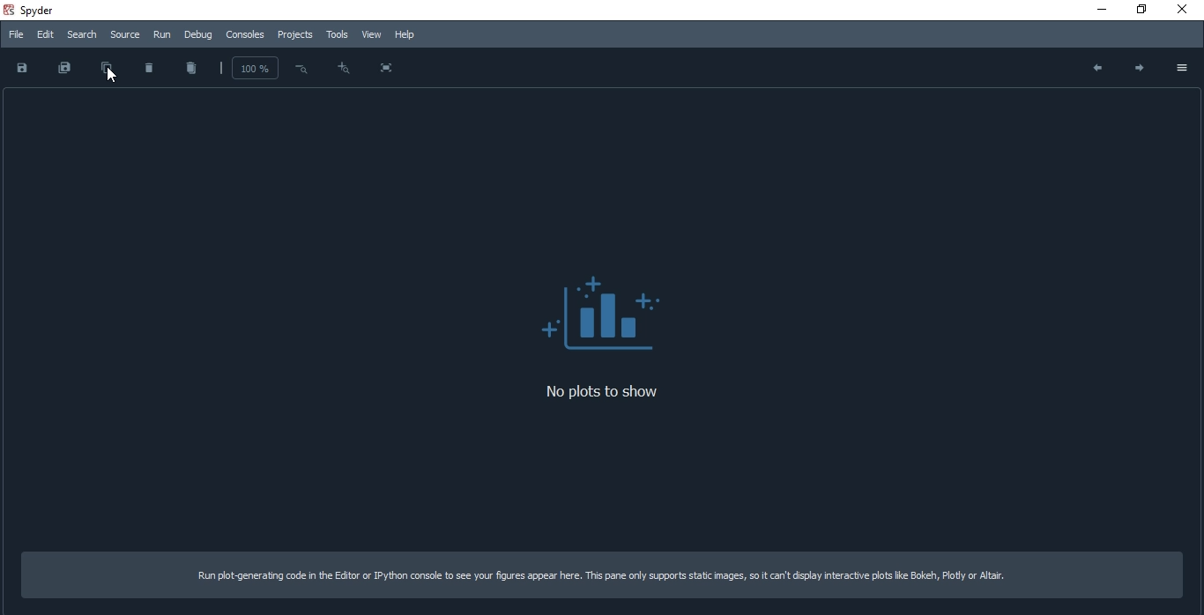 The width and height of the screenshot is (1204, 615). I want to click on Debug, so click(197, 36).